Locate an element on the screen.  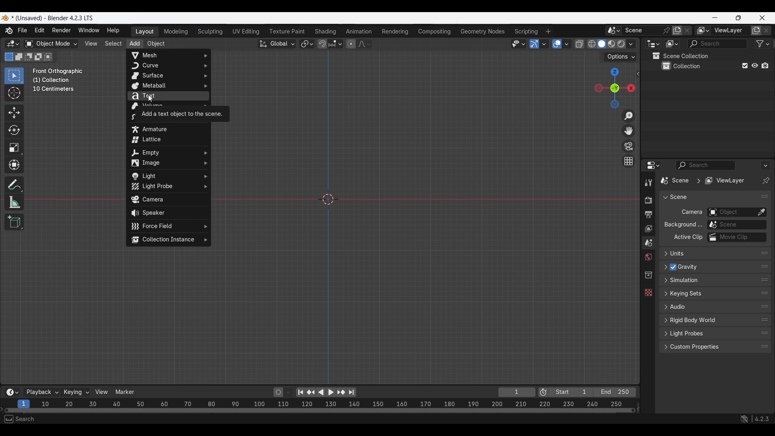
Snapping options is located at coordinates (336, 44).